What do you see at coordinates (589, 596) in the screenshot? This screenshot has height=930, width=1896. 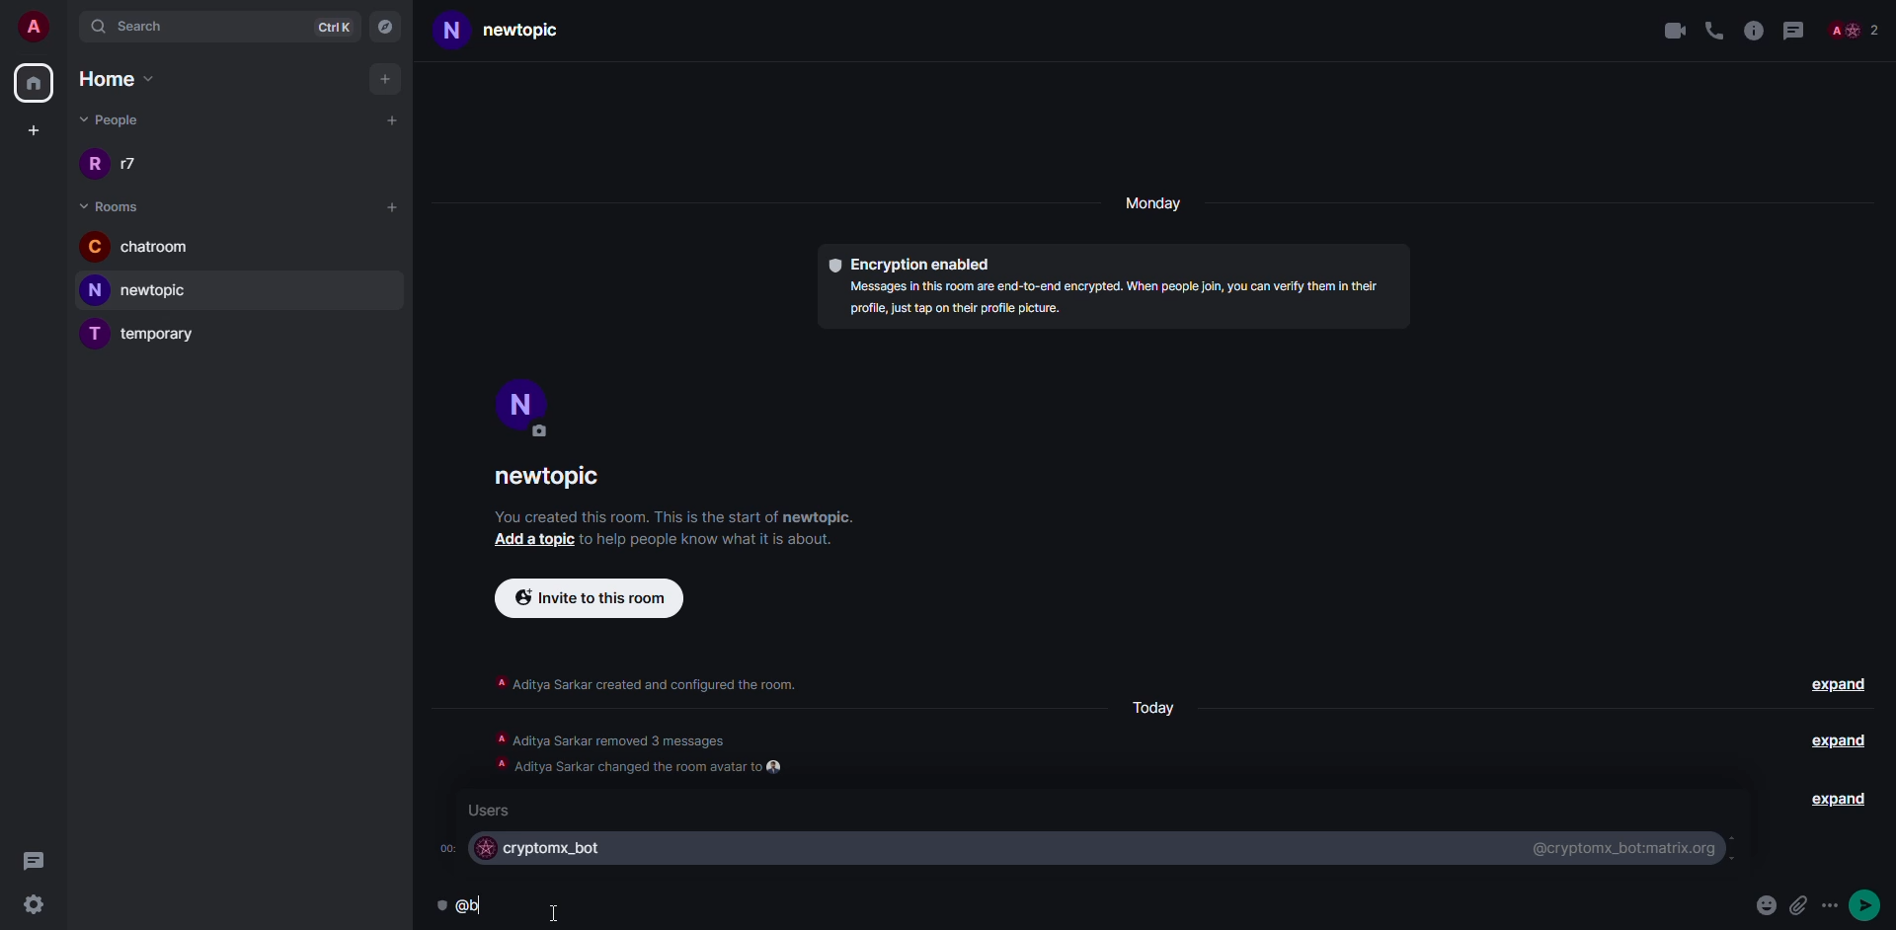 I see `invite to this room` at bounding box center [589, 596].